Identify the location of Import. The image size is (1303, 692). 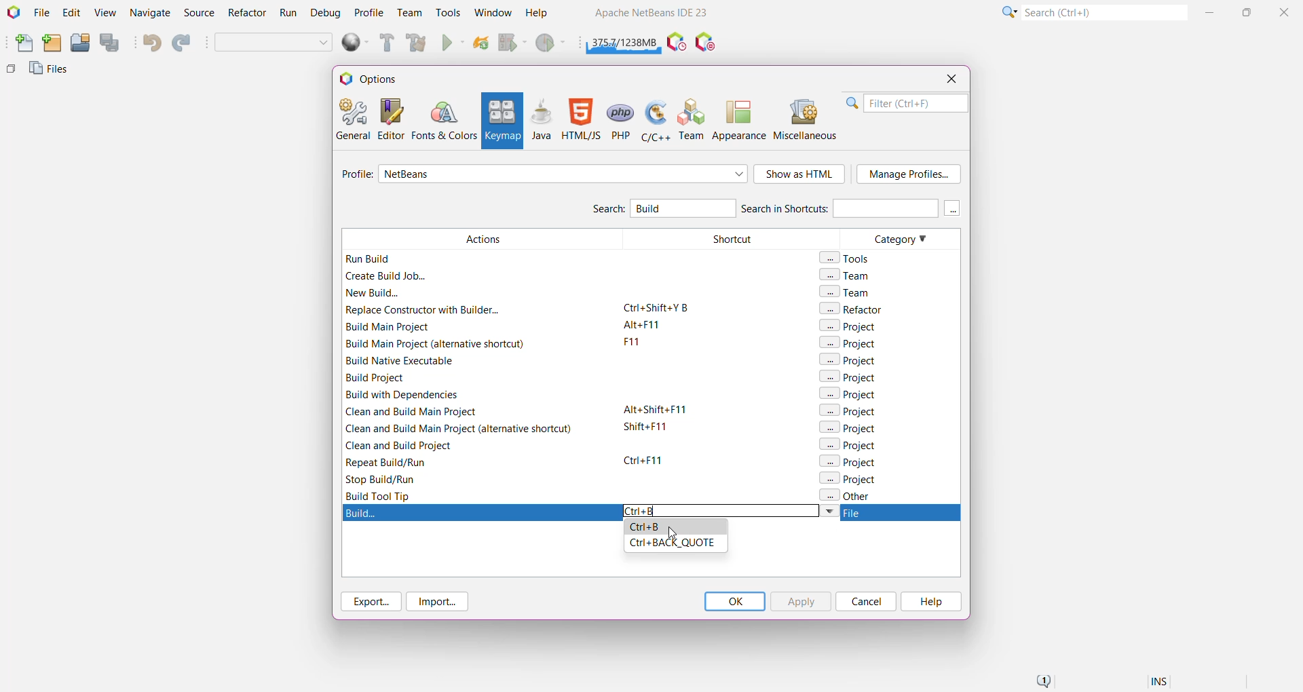
(440, 602).